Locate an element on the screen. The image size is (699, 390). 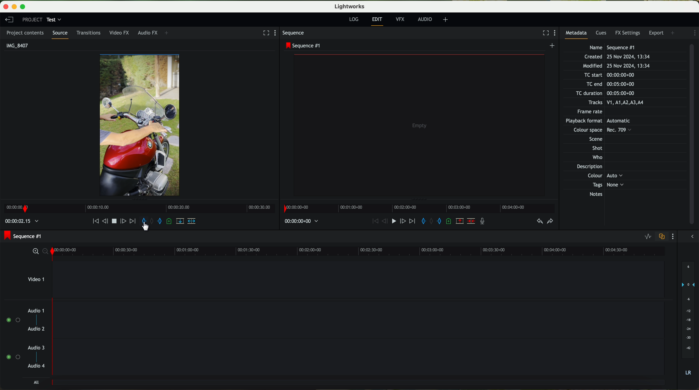
add panel is located at coordinates (673, 32).